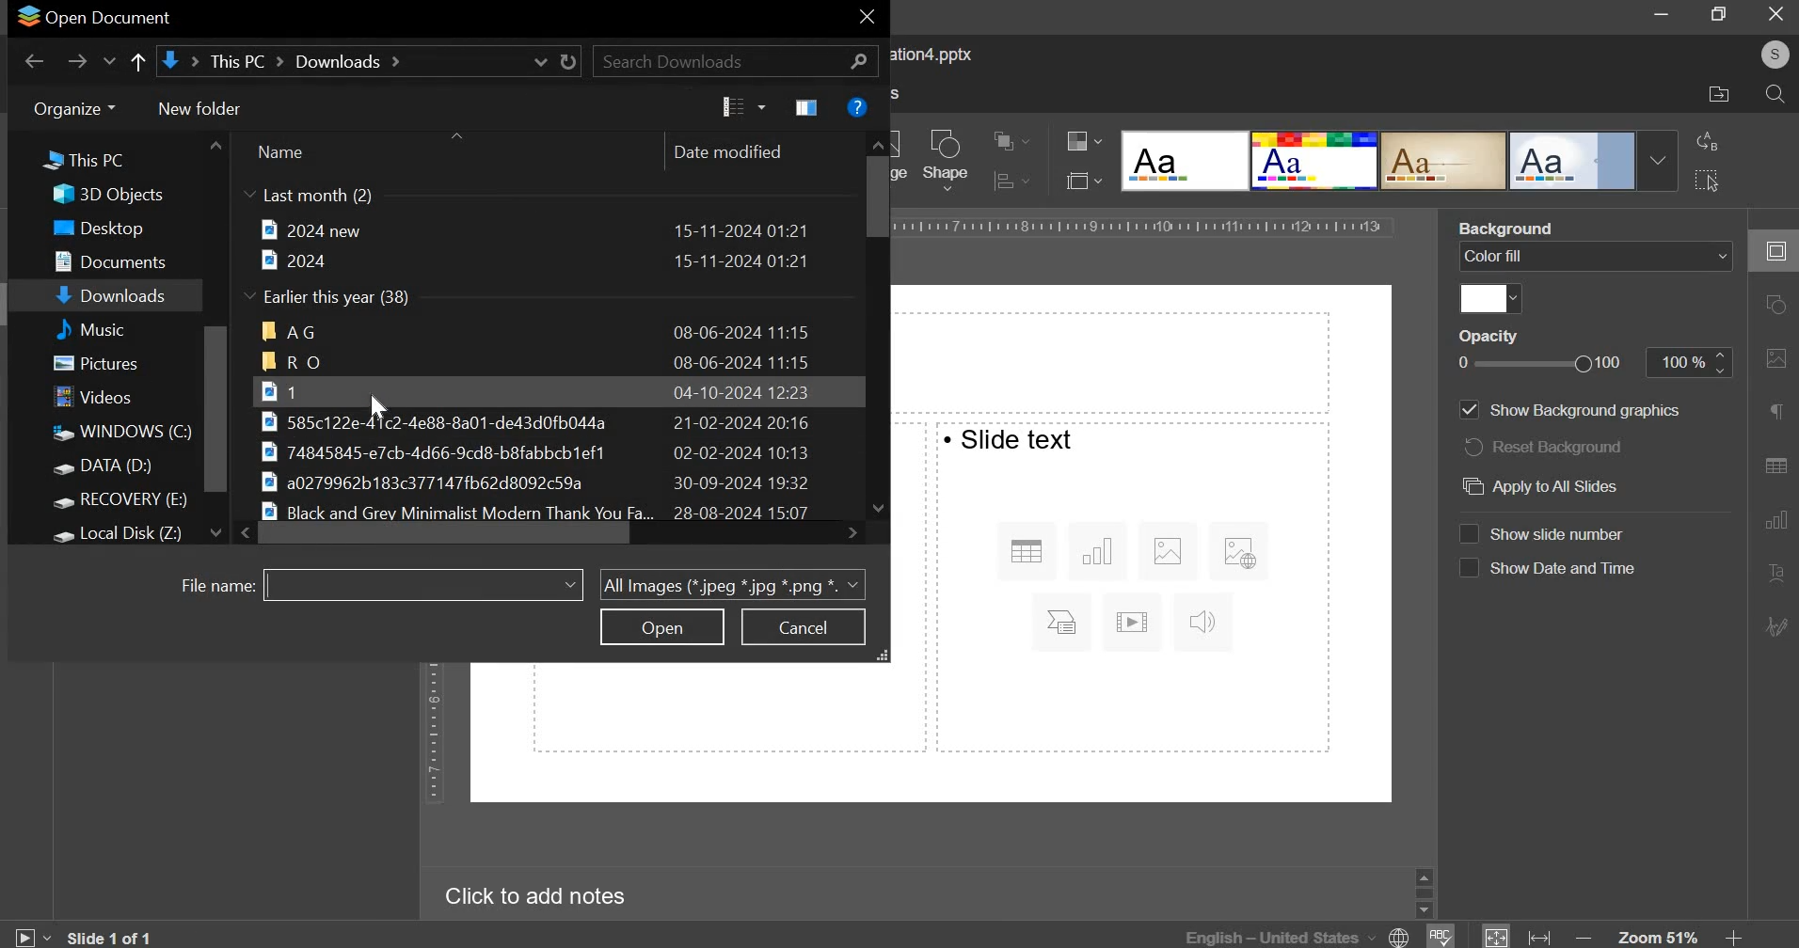  I want to click on exit, so click(867, 20).